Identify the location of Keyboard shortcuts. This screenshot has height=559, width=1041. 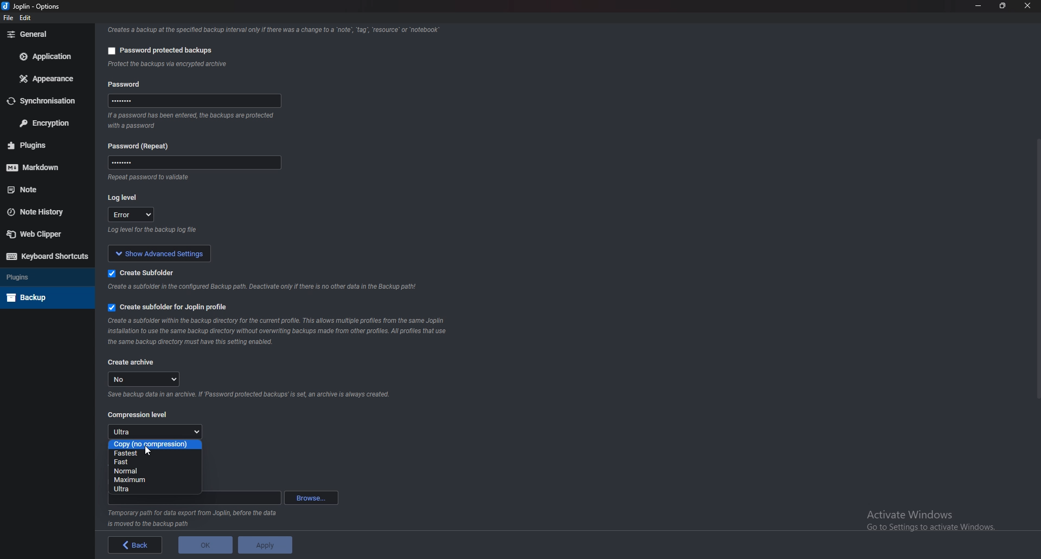
(45, 257).